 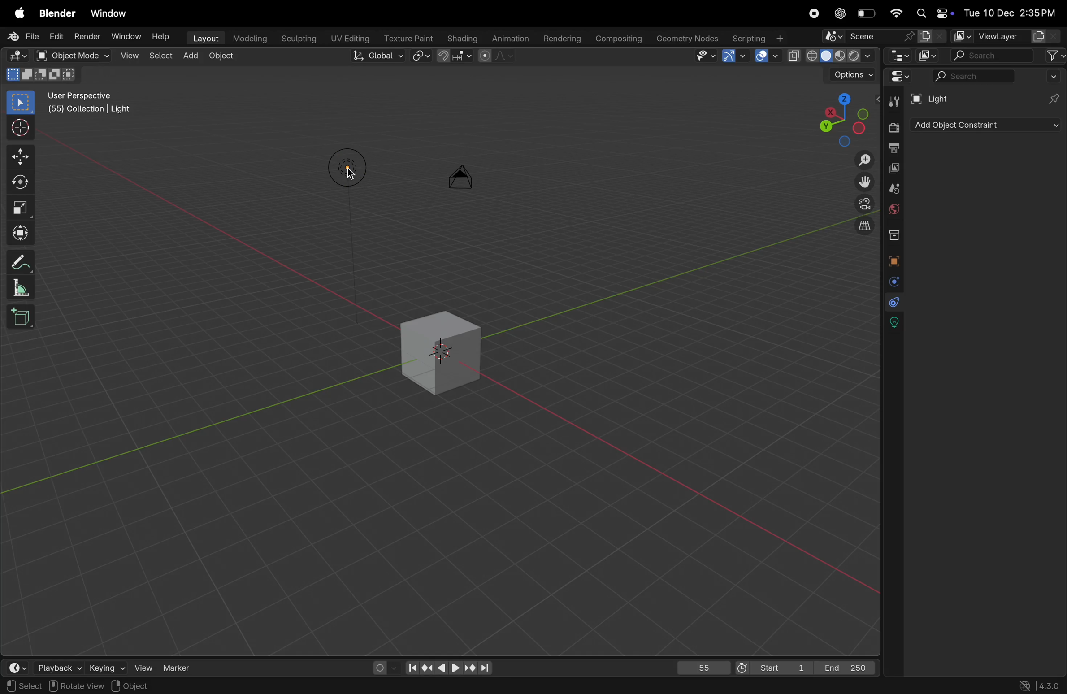 What do you see at coordinates (702, 666) in the screenshot?
I see `55` at bounding box center [702, 666].